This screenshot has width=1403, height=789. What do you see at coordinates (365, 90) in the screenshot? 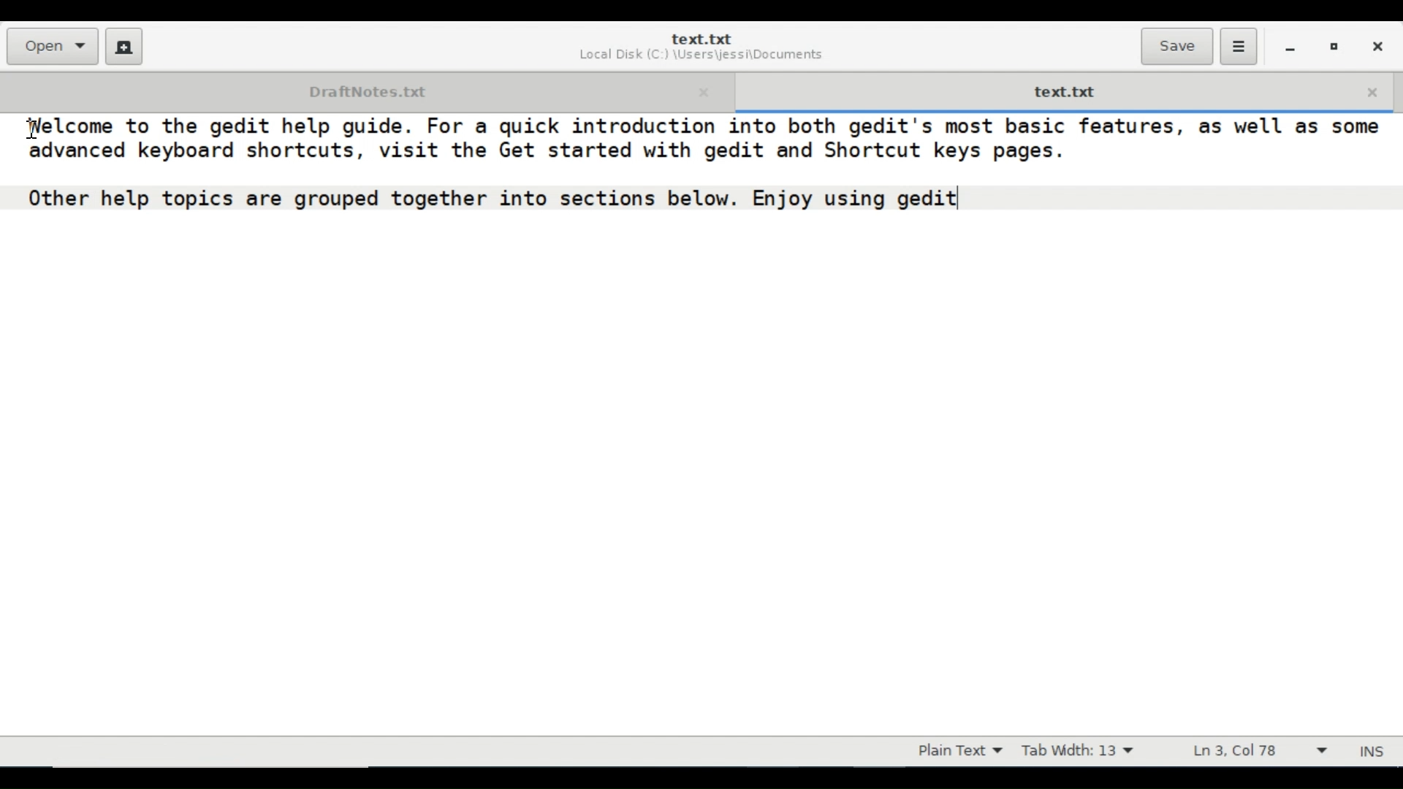
I see `Open Tab` at bounding box center [365, 90].